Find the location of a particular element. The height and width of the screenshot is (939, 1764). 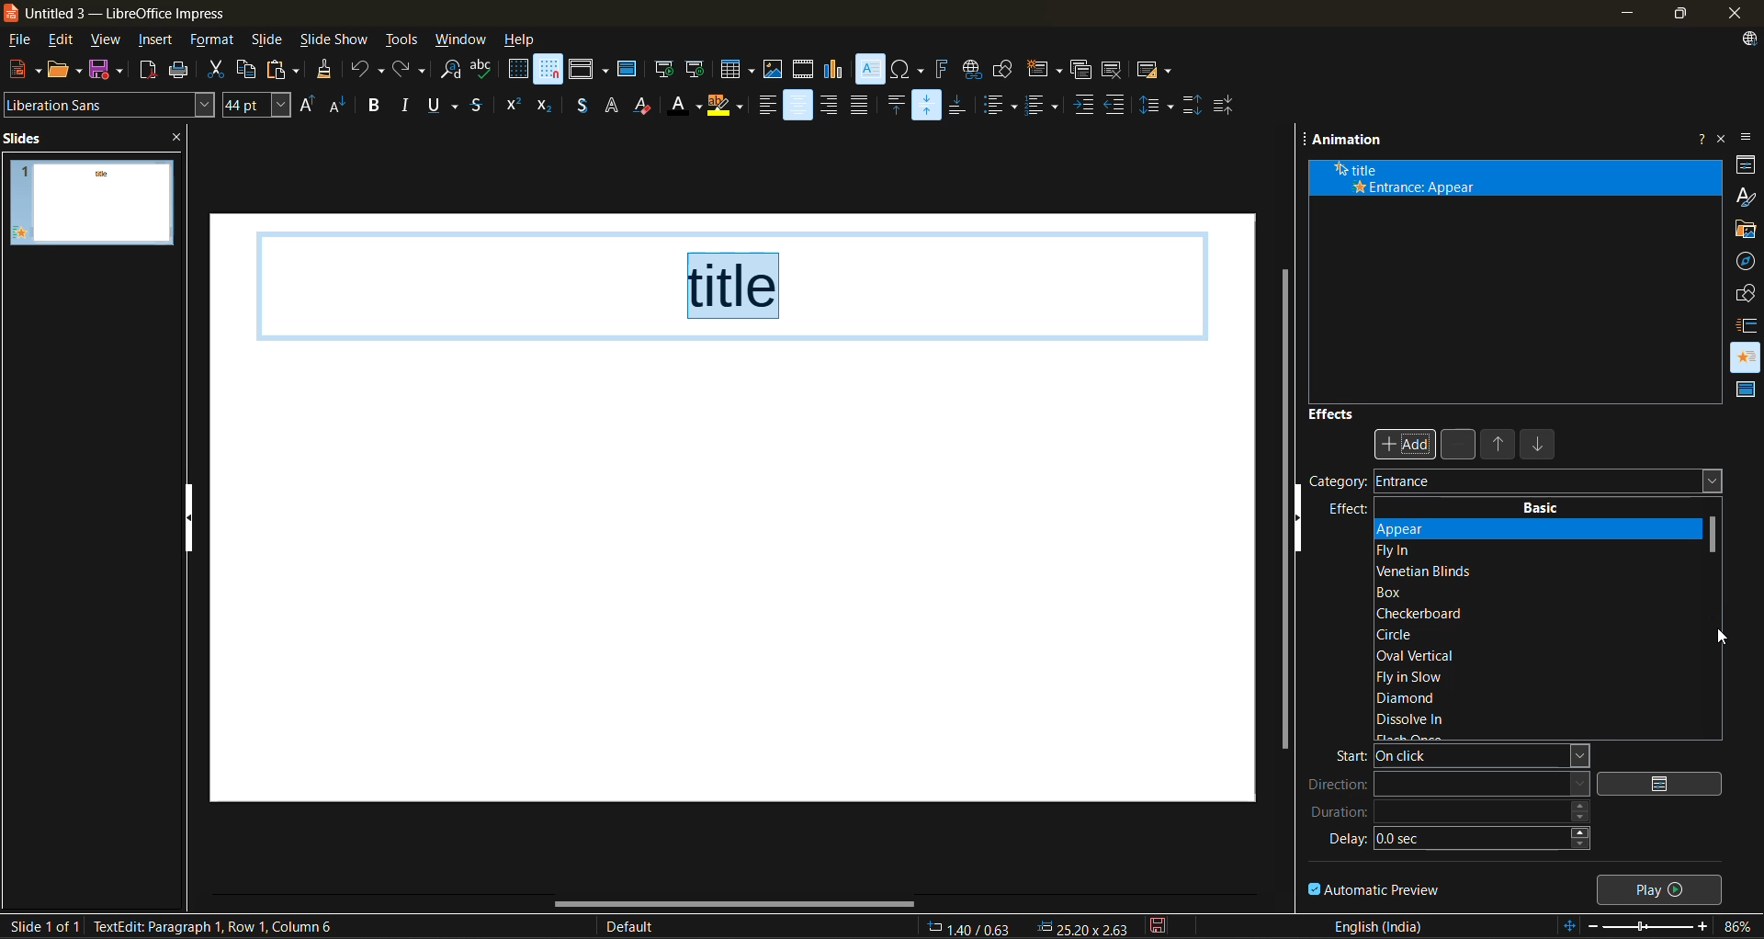

clear direct formatting is located at coordinates (648, 107).